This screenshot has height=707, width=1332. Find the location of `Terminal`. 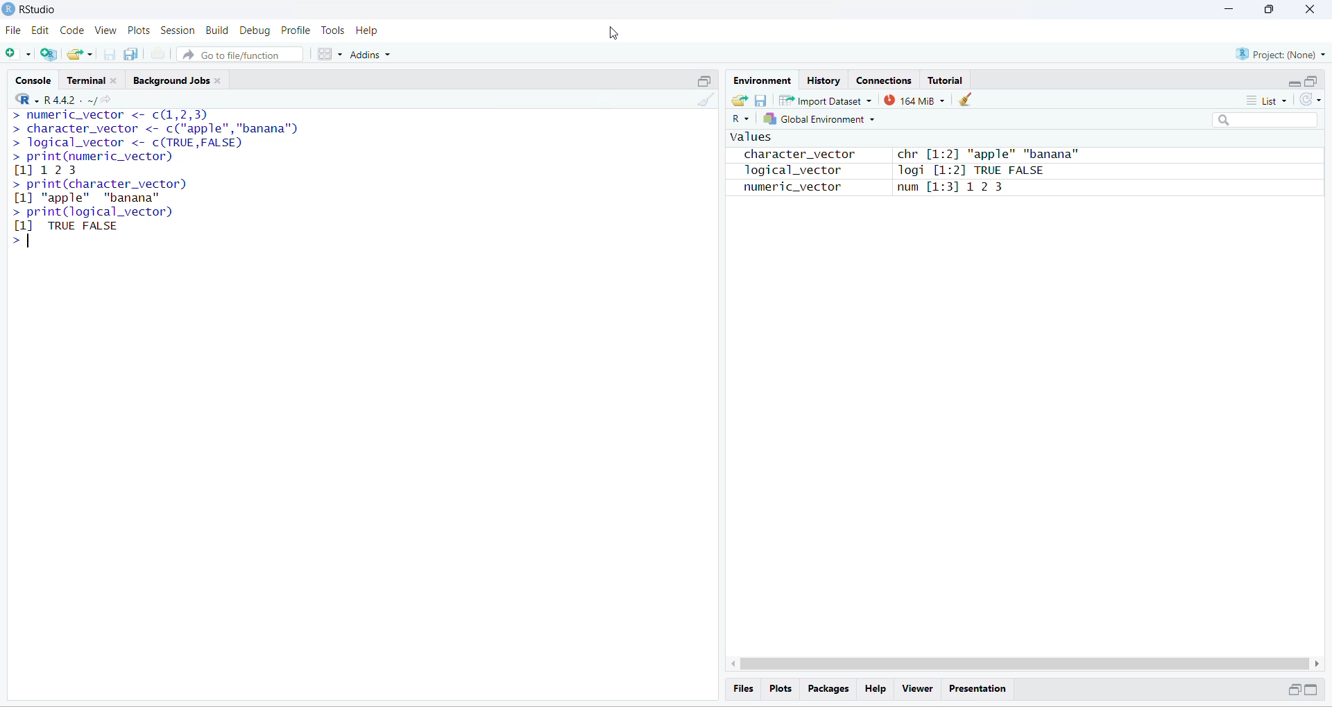

Terminal is located at coordinates (94, 78).